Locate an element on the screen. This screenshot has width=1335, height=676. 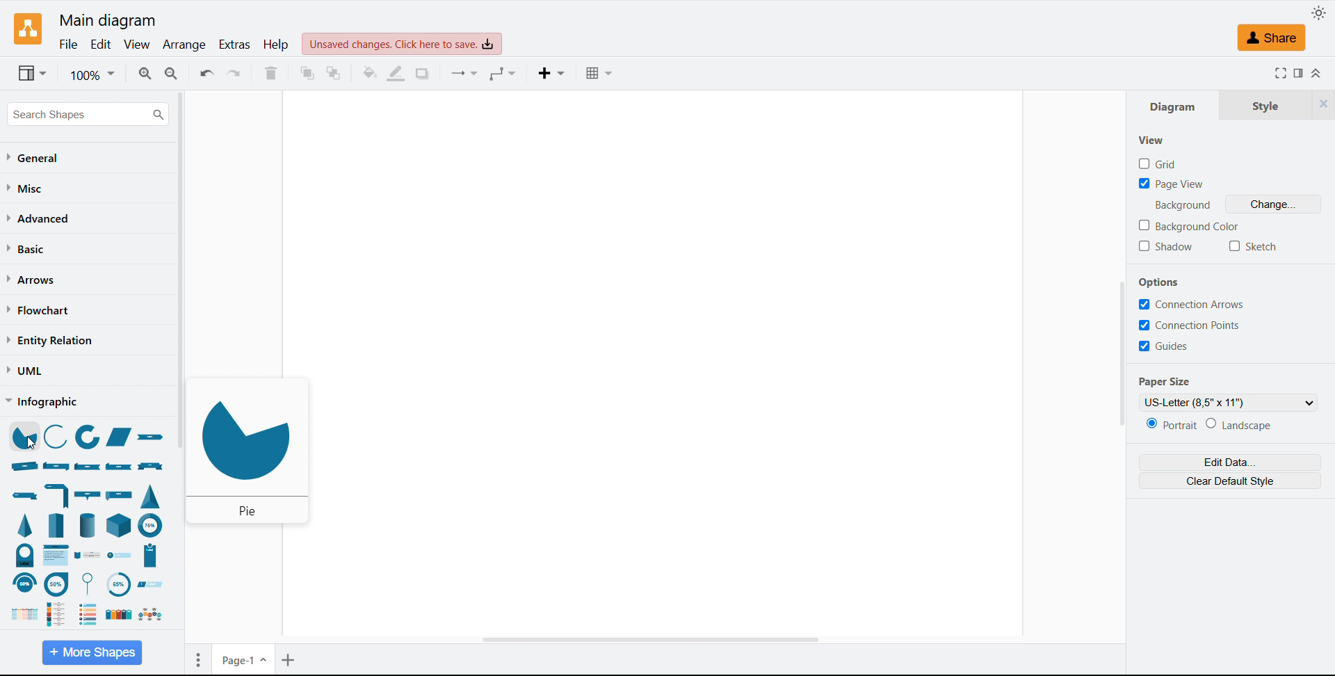
Page view  is located at coordinates (1173, 184).